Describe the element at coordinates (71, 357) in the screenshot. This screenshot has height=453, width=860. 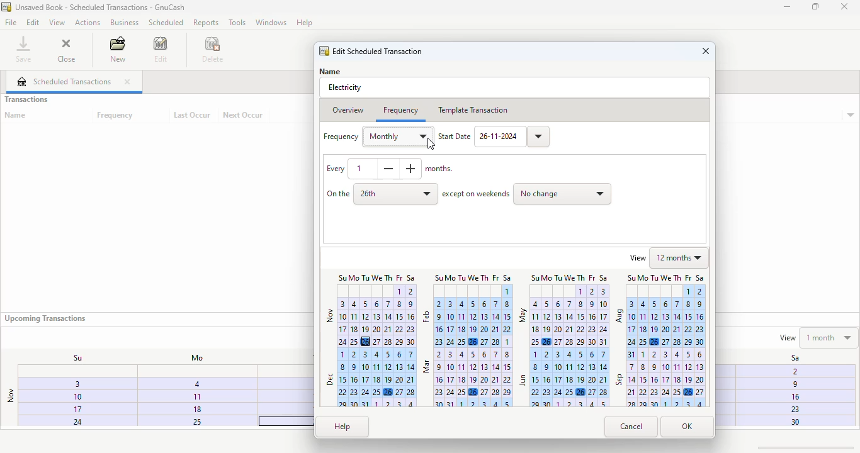
I see `Su` at that location.